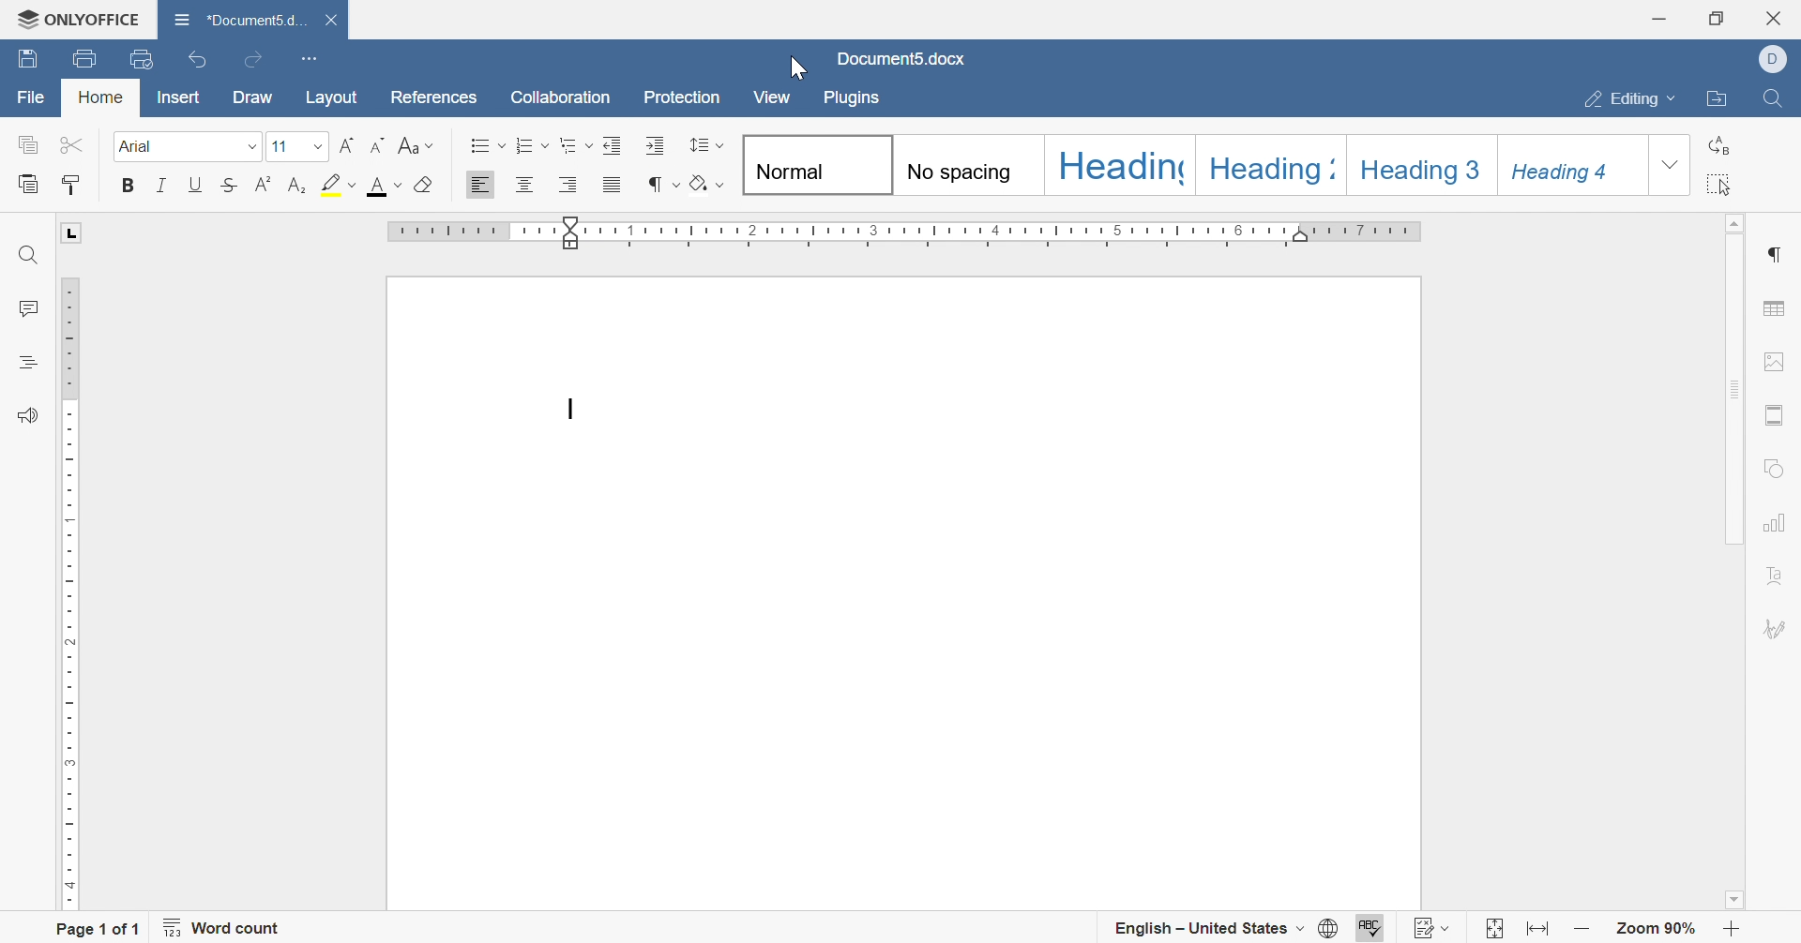 This screenshot has width=1801, height=943. What do you see at coordinates (31, 56) in the screenshot?
I see `save` at bounding box center [31, 56].